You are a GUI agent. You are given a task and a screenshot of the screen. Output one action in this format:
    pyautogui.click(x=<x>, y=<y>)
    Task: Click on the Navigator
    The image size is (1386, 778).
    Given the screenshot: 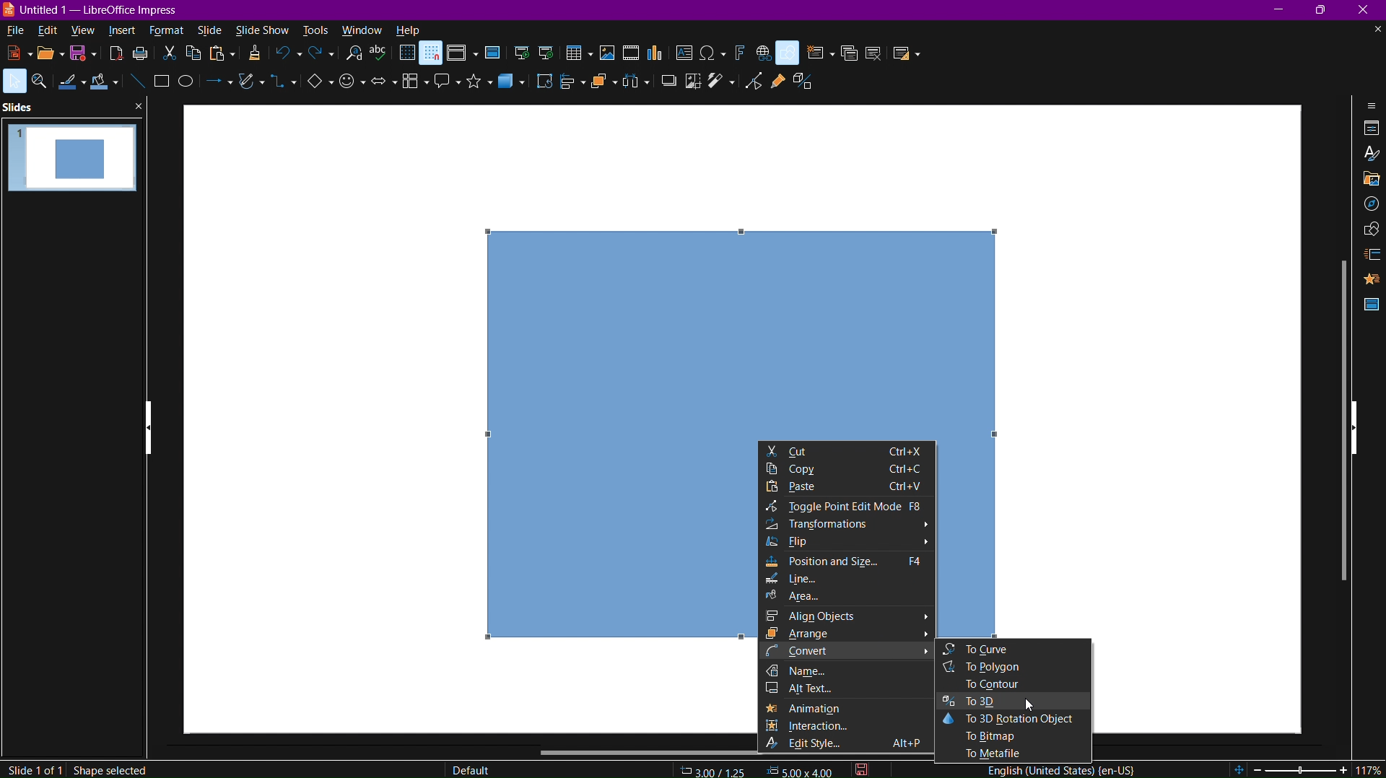 What is the action you would take?
    pyautogui.click(x=1368, y=207)
    